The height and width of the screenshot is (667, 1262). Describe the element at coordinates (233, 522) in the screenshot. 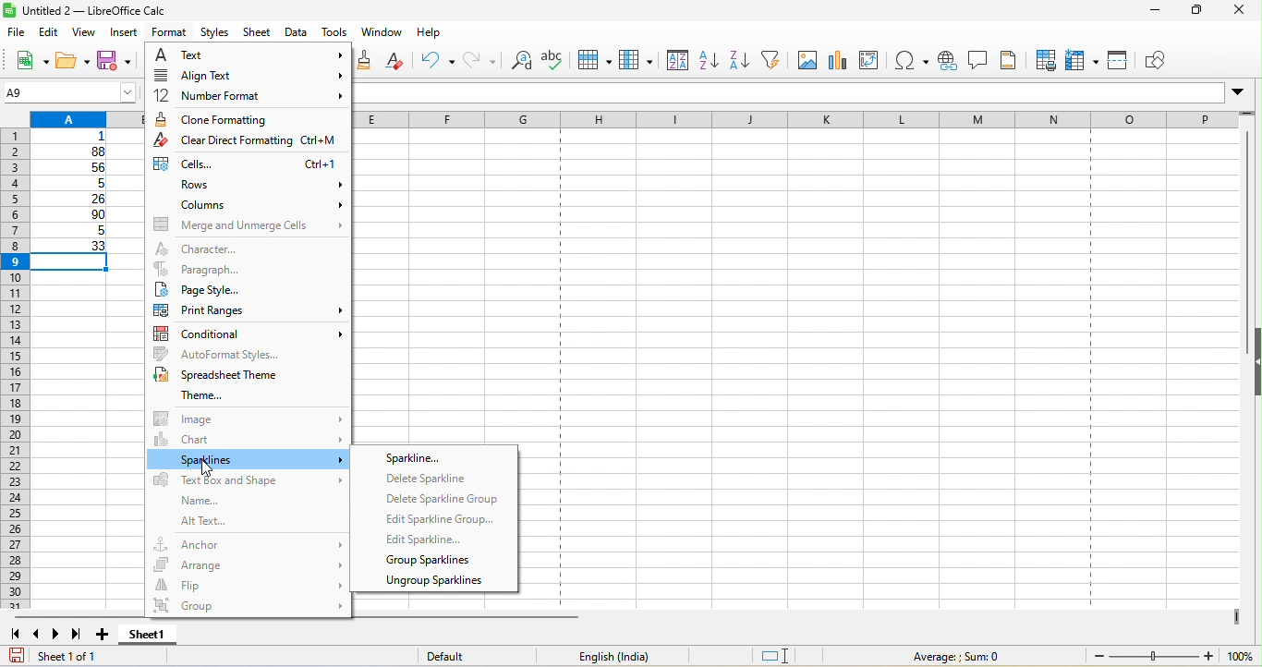

I see `alt text` at that location.